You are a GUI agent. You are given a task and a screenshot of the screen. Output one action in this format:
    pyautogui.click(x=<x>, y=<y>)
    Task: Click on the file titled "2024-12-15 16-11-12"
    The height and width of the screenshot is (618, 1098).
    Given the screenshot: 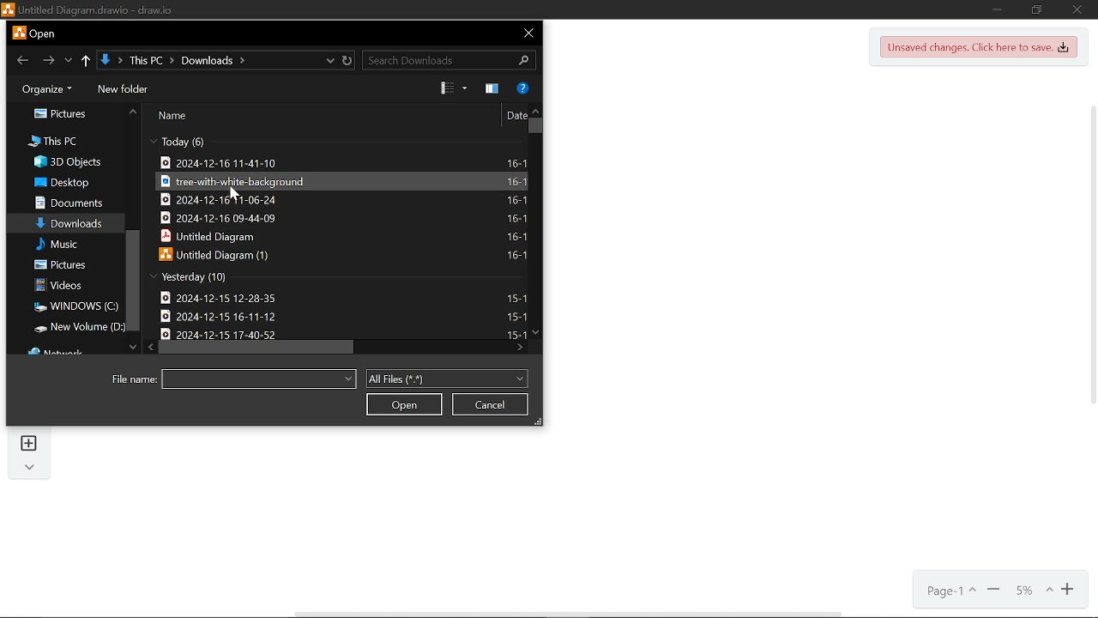 What is the action you would take?
    pyautogui.click(x=340, y=315)
    